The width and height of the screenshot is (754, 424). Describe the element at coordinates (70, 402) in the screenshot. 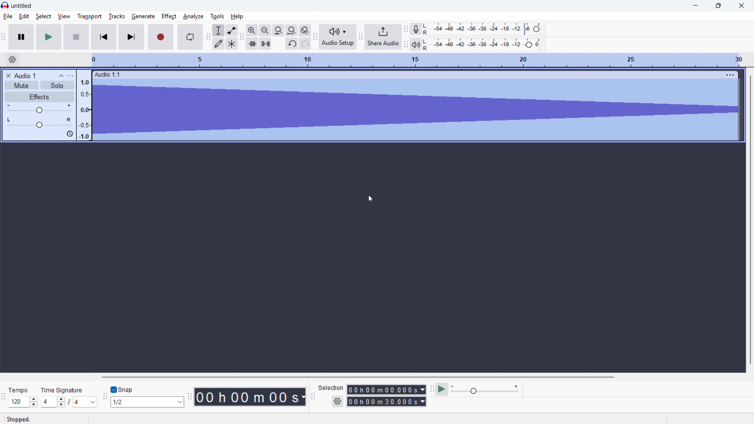

I see `Set time signature ` at that location.